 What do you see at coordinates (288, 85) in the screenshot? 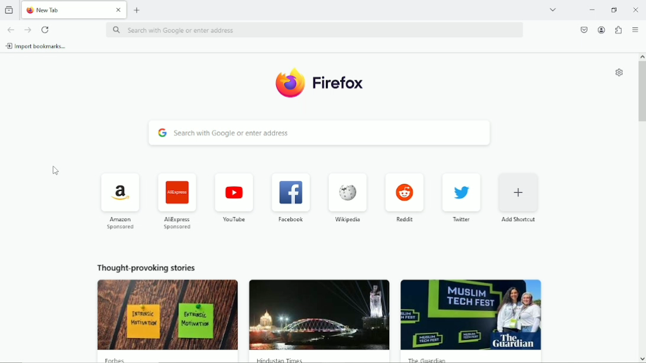
I see `Firefox logo` at bounding box center [288, 85].